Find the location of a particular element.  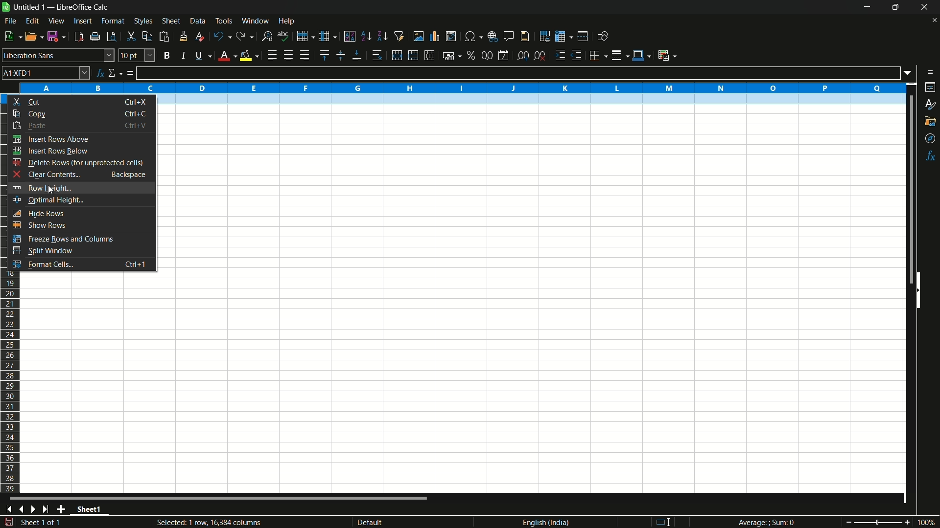

default is located at coordinates (386, 522).